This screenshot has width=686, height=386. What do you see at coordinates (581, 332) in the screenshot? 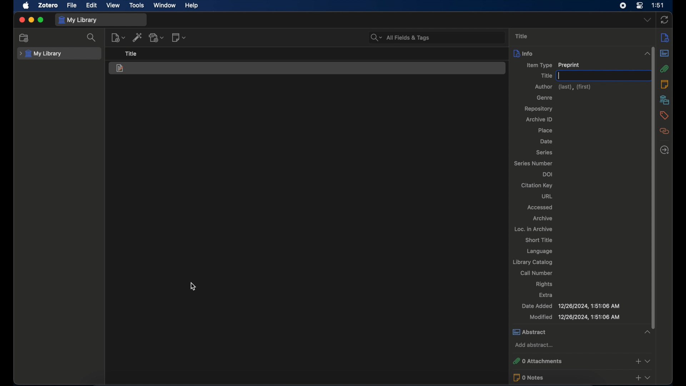
I see `abstract` at bounding box center [581, 332].